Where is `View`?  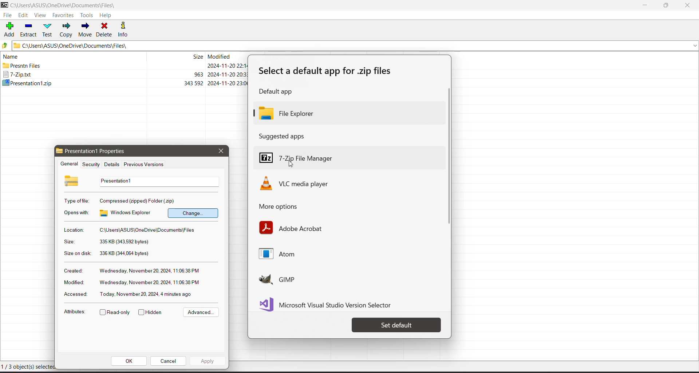
View is located at coordinates (40, 16).